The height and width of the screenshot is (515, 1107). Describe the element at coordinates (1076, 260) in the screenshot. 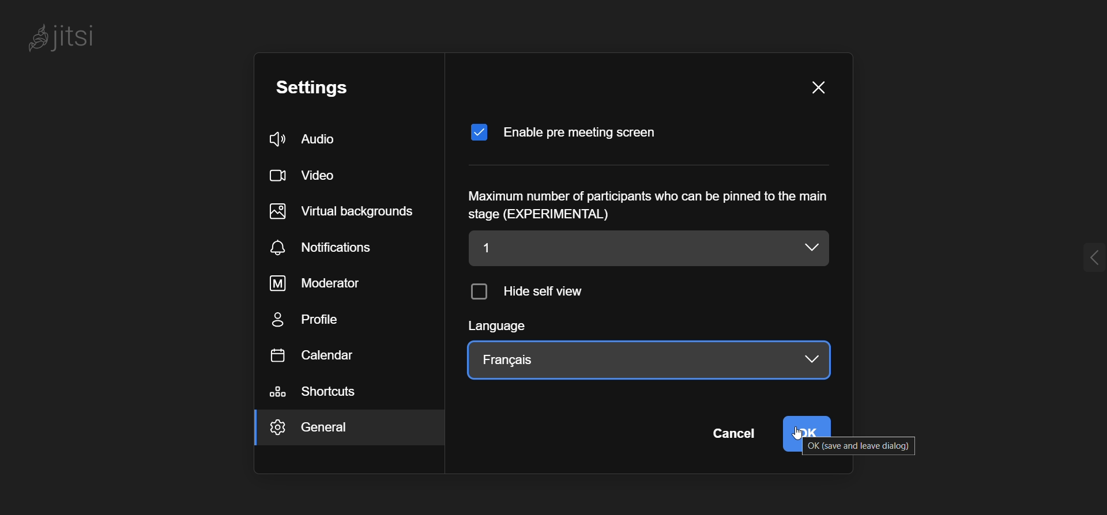

I see `Expand` at that location.